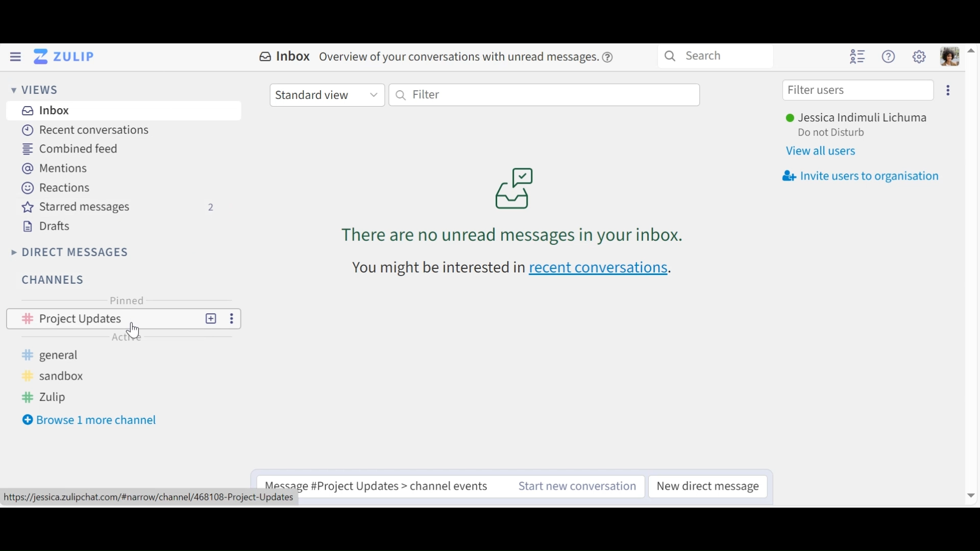 The width and height of the screenshot is (980, 551). I want to click on Hide user list, so click(859, 56).